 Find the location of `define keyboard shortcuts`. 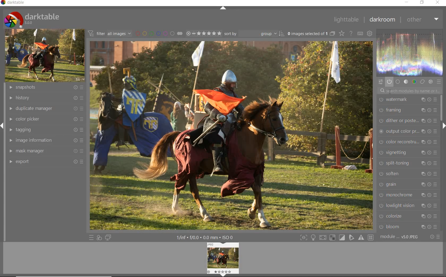

define keyboard shortcuts is located at coordinates (360, 34).